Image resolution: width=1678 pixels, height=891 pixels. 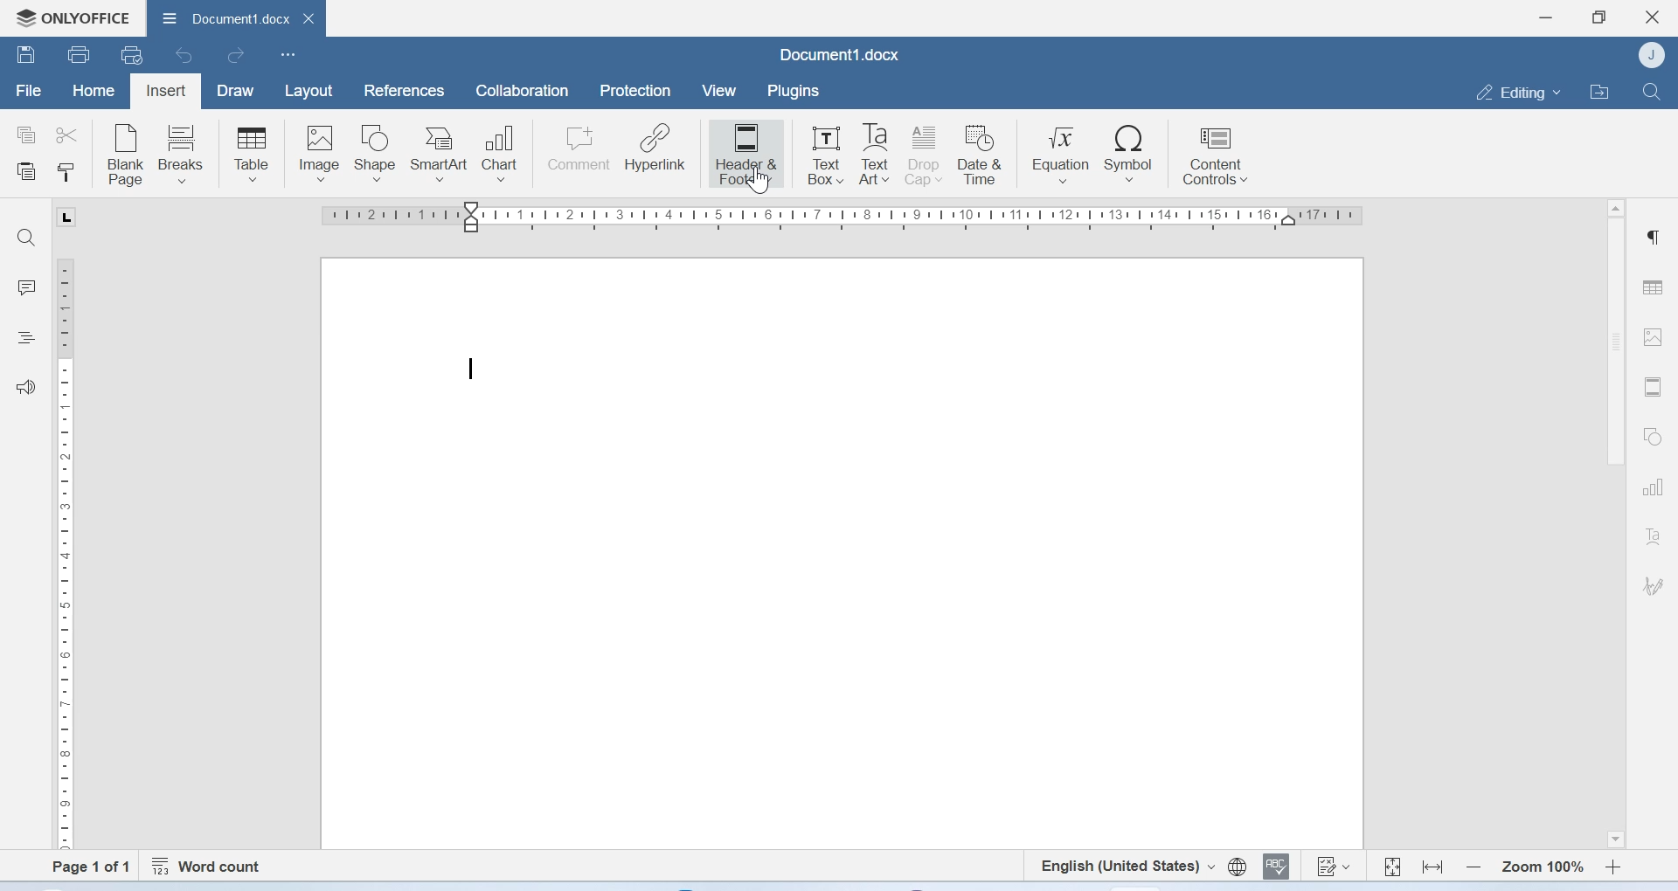 I want to click on Text, so click(x=1653, y=536).